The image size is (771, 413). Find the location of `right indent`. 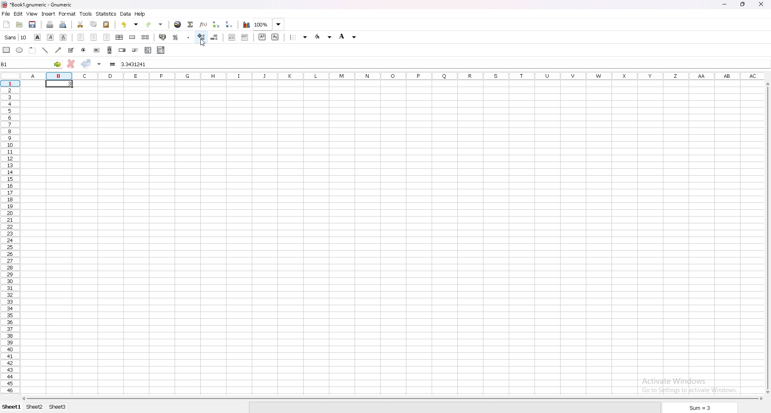

right indent is located at coordinates (107, 36).